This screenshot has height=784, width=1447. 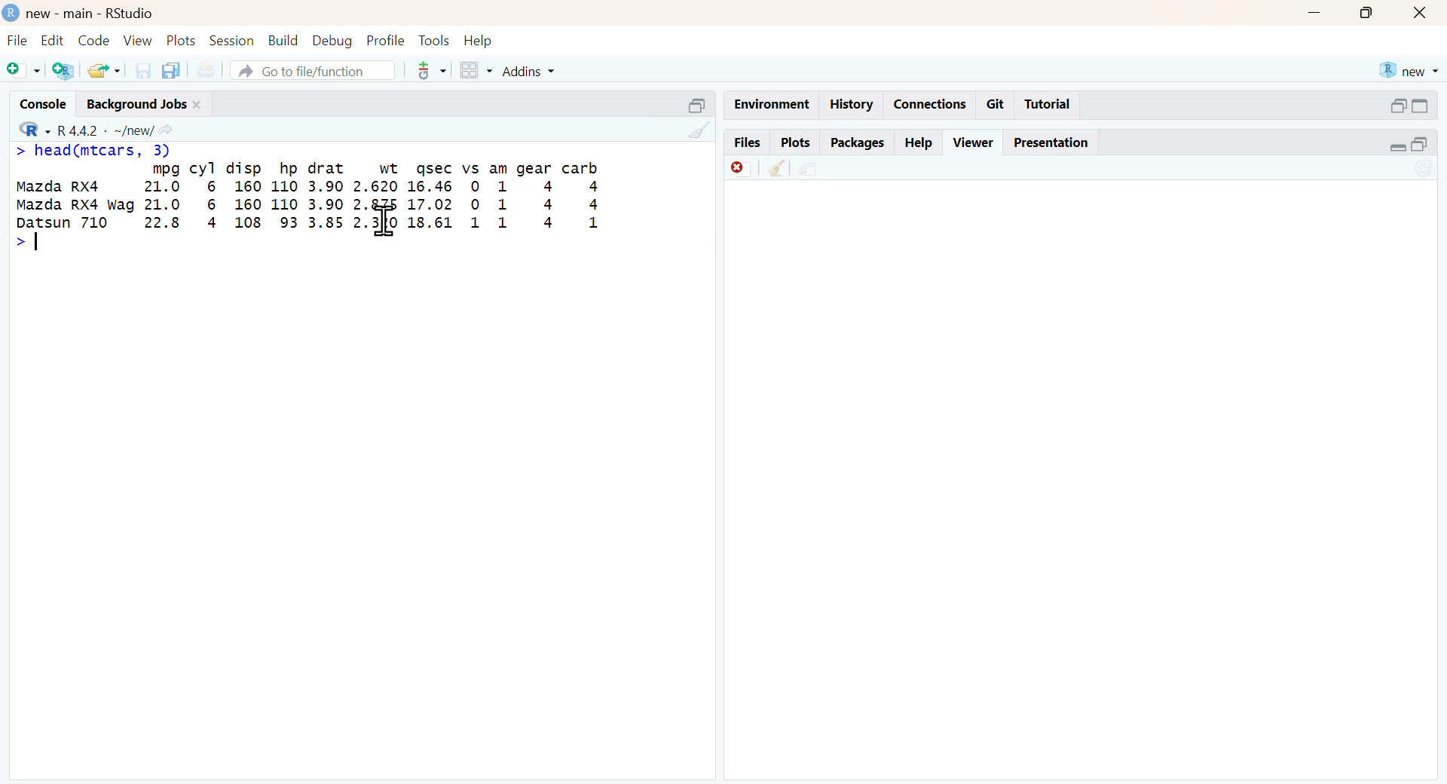 I want to click on minimize/maximize, so click(x=1409, y=145).